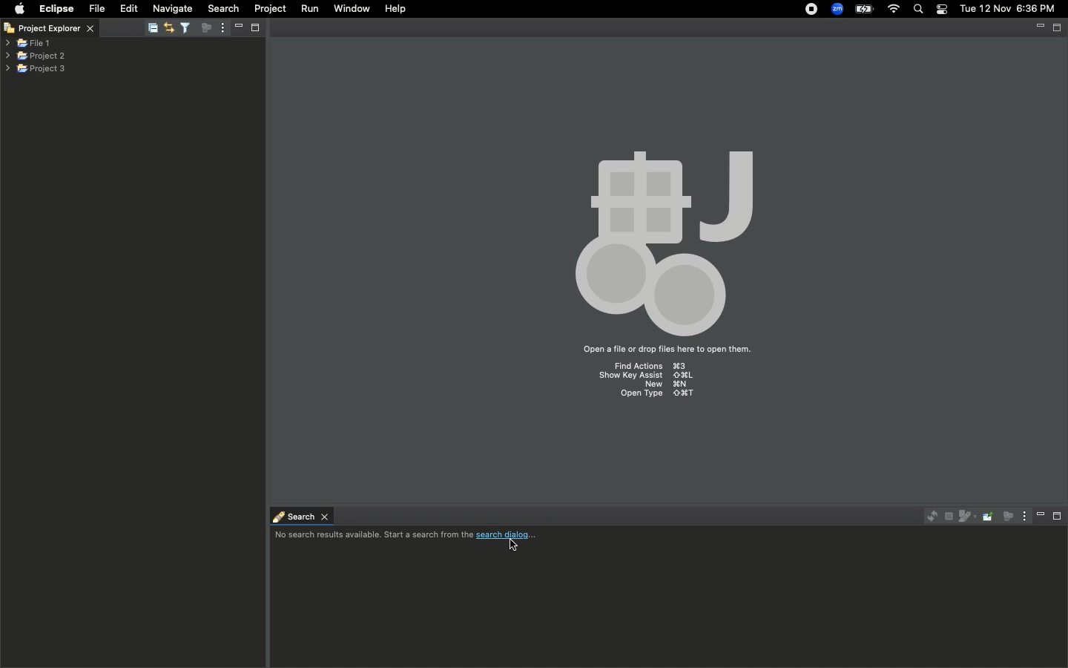 The height and width of the screenshot is (668, 1068). I want to click on Search, so click(919, 10).